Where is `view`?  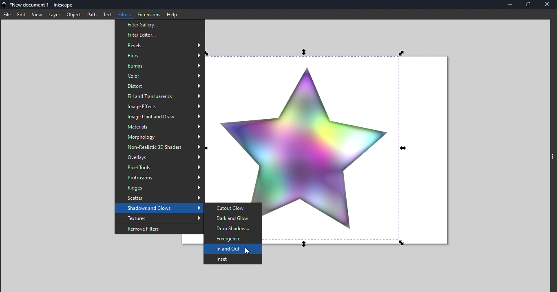 view is located at coordinates (36, 14).